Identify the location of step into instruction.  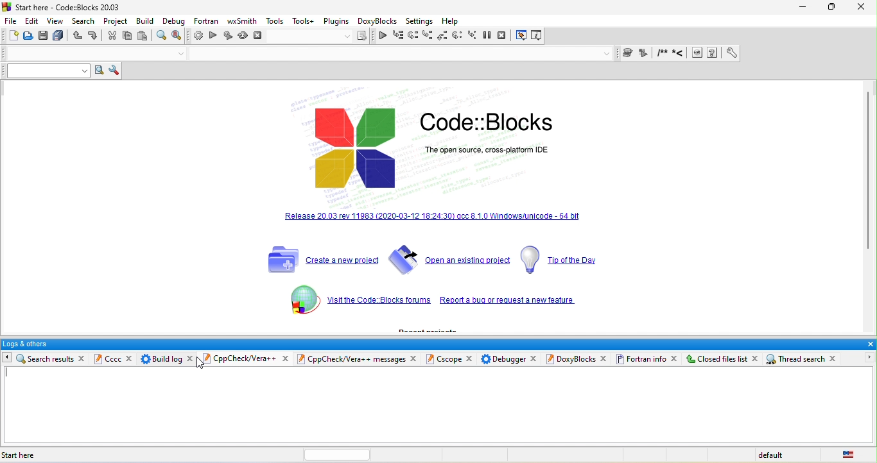
(473, 37).